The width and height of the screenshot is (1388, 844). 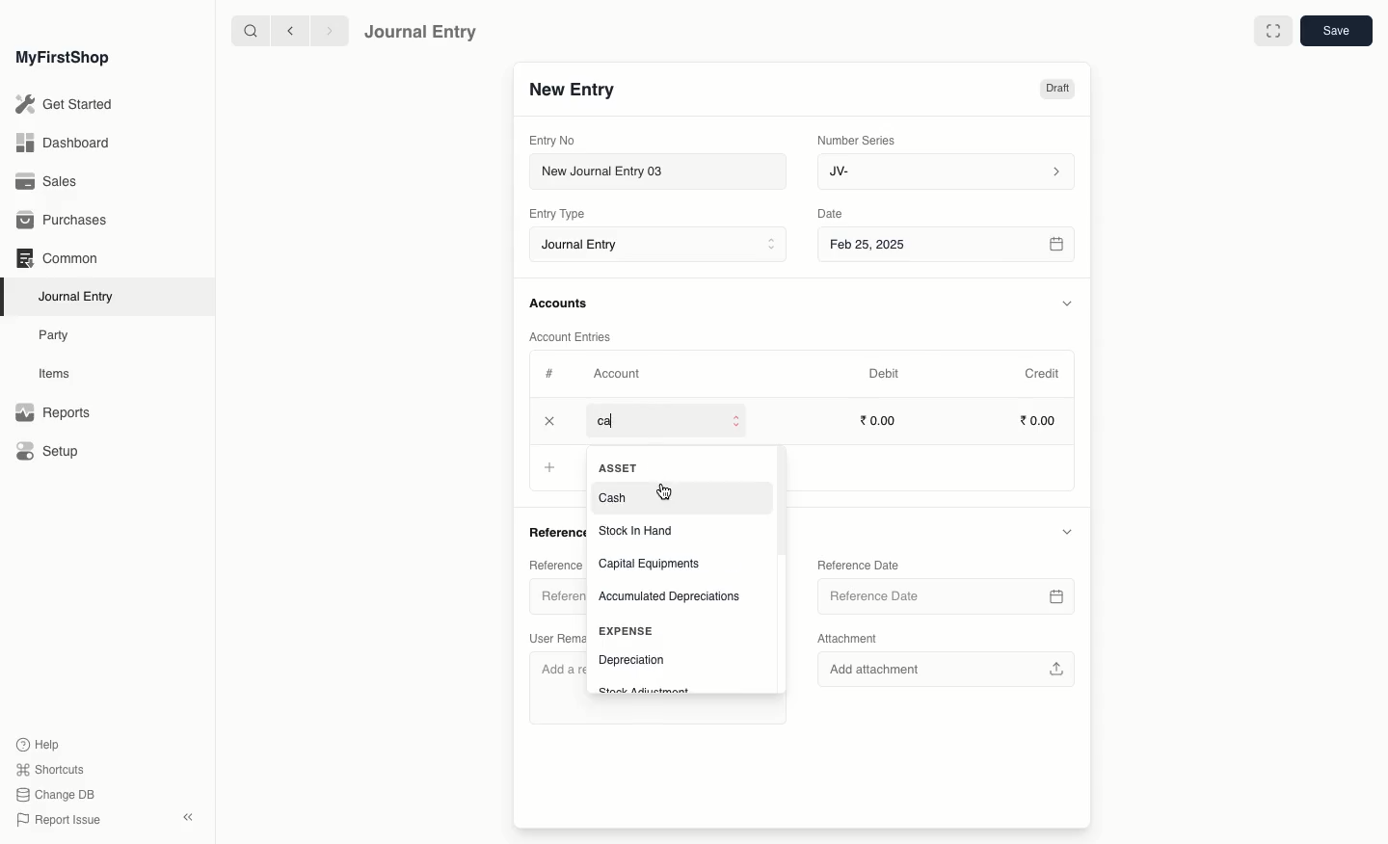 What do you see at coordinates (421, 31) in the screenshot?
I see `Journal Entry` at bounding box center [421, 31].